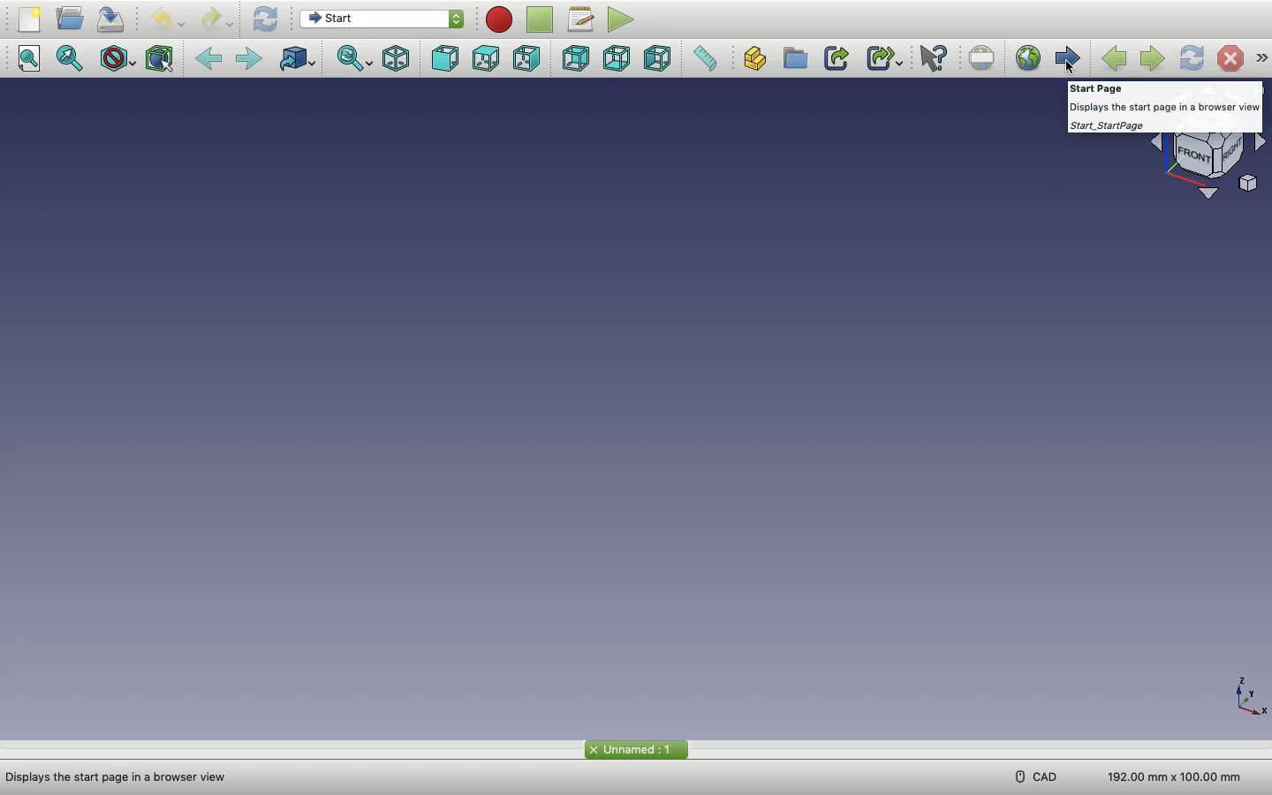 The image size is (1272, 795). Describe the element at coordinates (1262, 58) in the screenshot. I see `Navigation` at that location.